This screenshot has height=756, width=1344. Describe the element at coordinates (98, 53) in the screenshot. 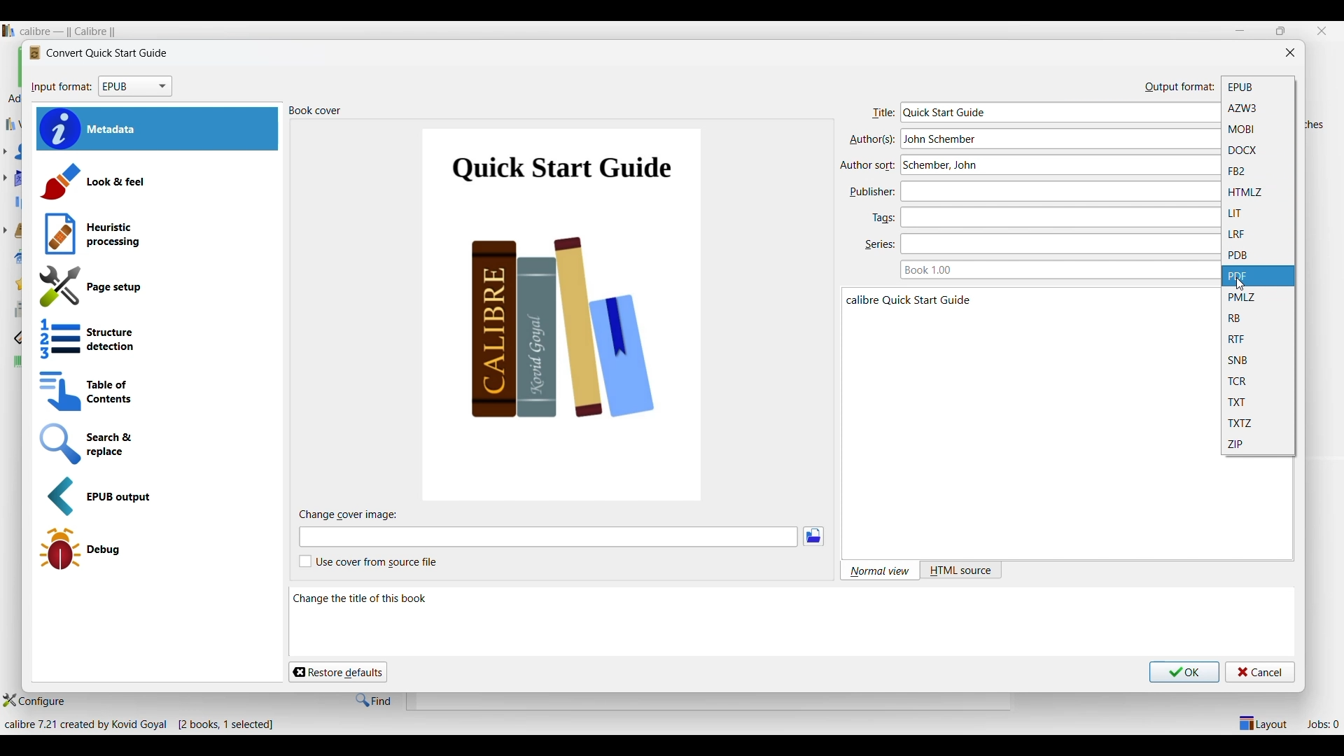

I see `Logo and title of window` at that location.